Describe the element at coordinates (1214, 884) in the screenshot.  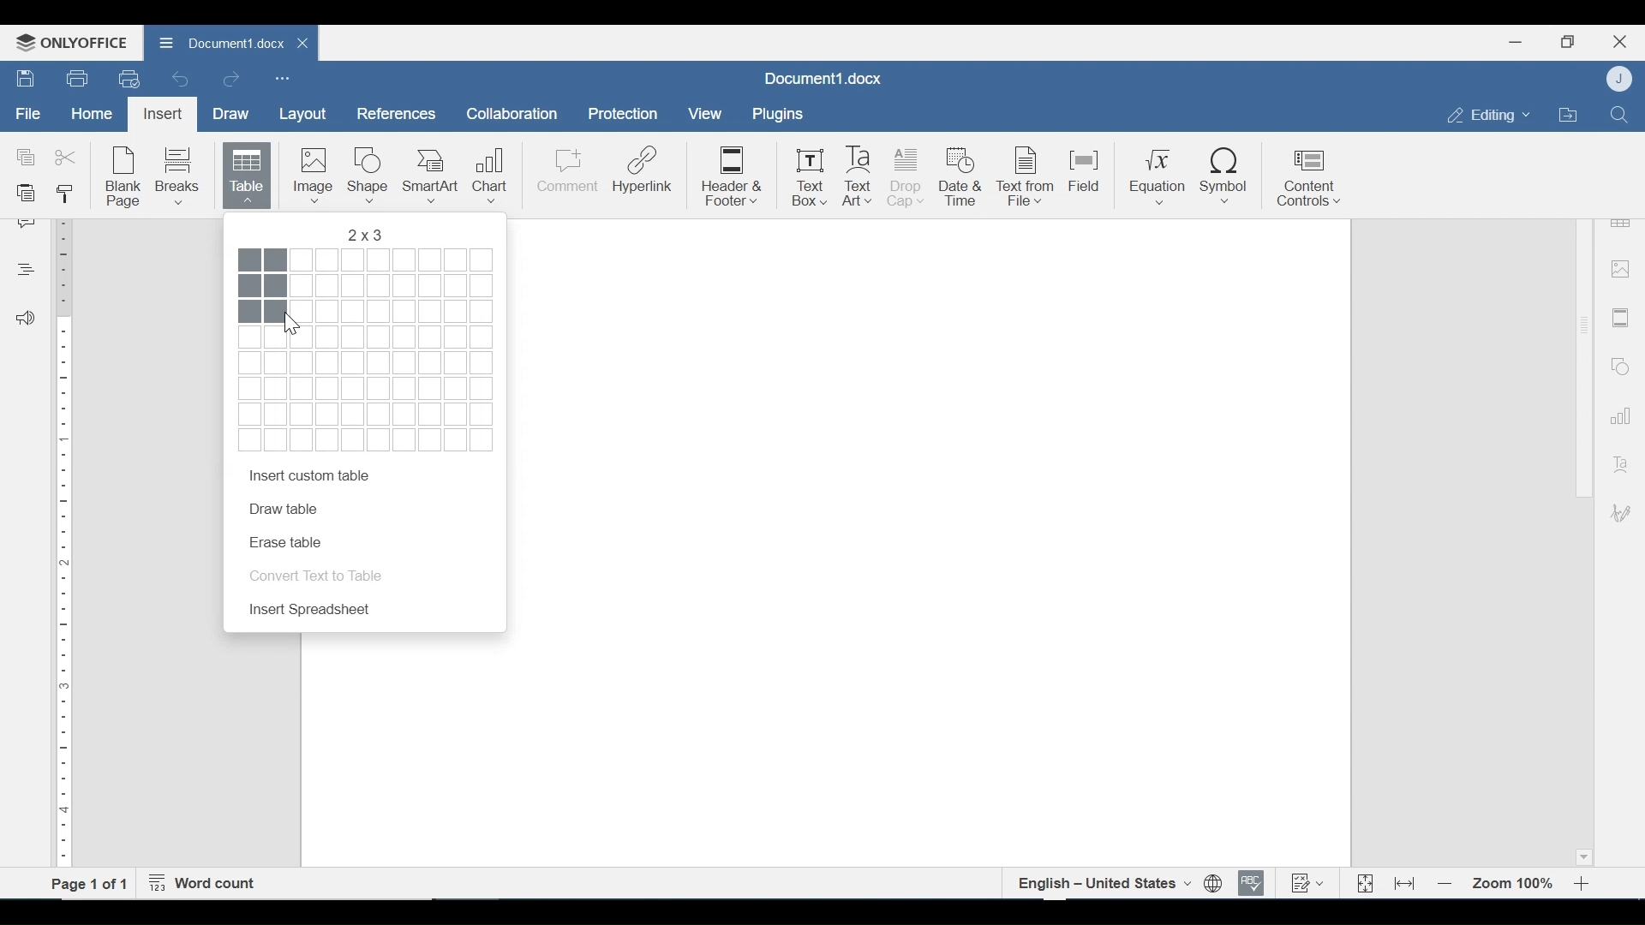
I see `Set document language` at that location.